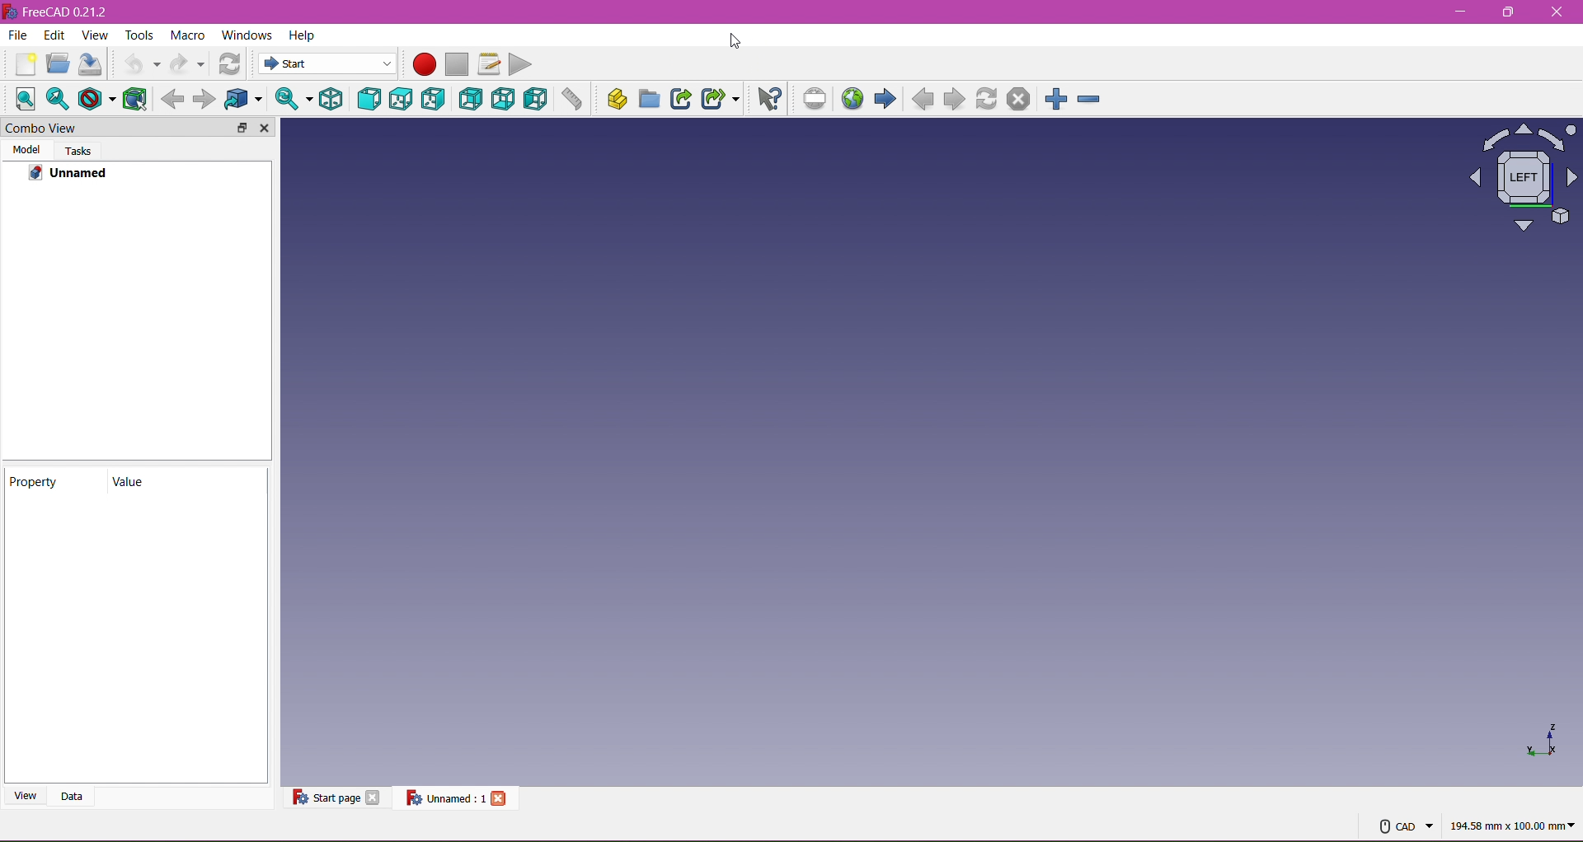 The height and width of the screenshot is (842, 1583). What do you see at coordinates (424, 64) in the screenshot?
I see `Record Macro (Red Circle)` at bounding box center [424, 64].